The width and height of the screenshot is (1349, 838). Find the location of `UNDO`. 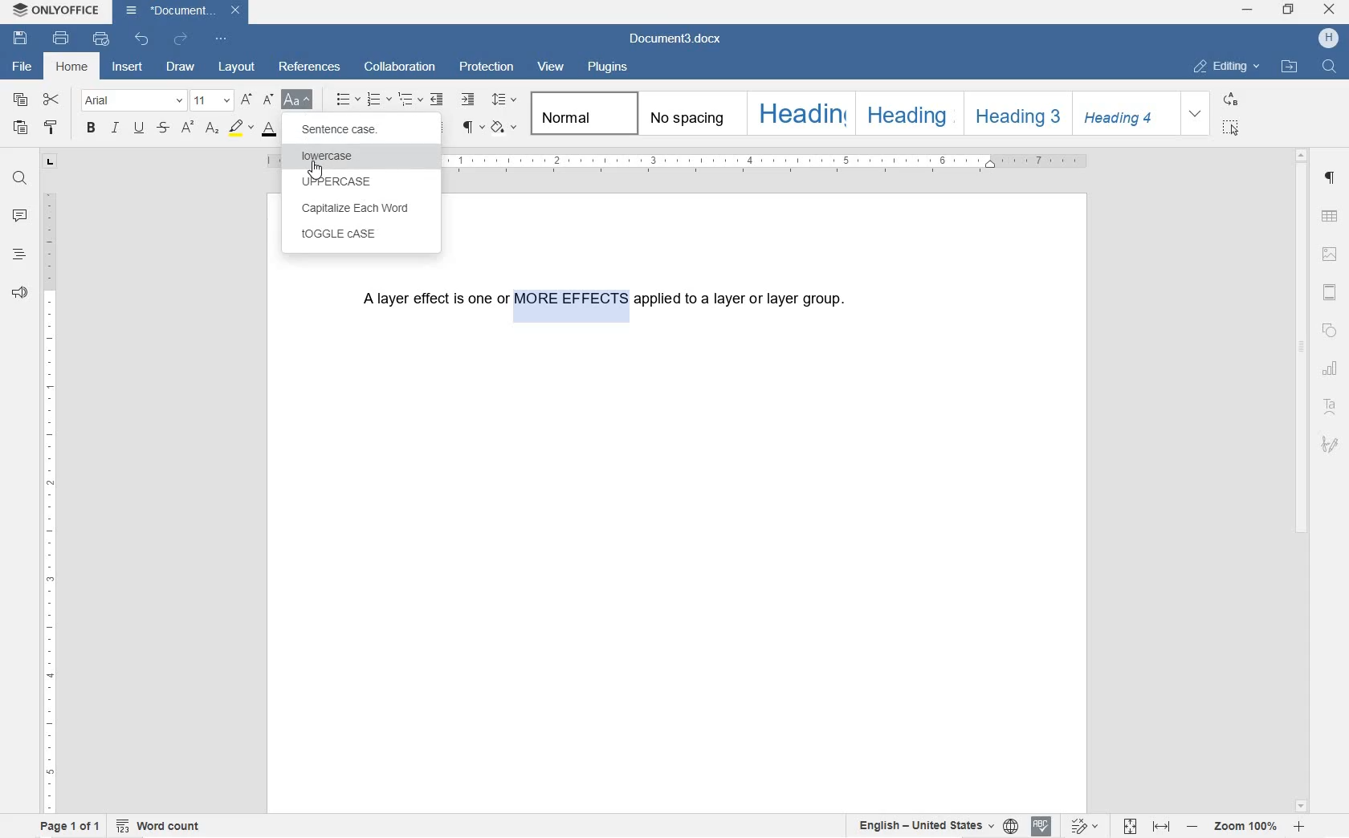

UNDO is located at coordinates (142, 40).